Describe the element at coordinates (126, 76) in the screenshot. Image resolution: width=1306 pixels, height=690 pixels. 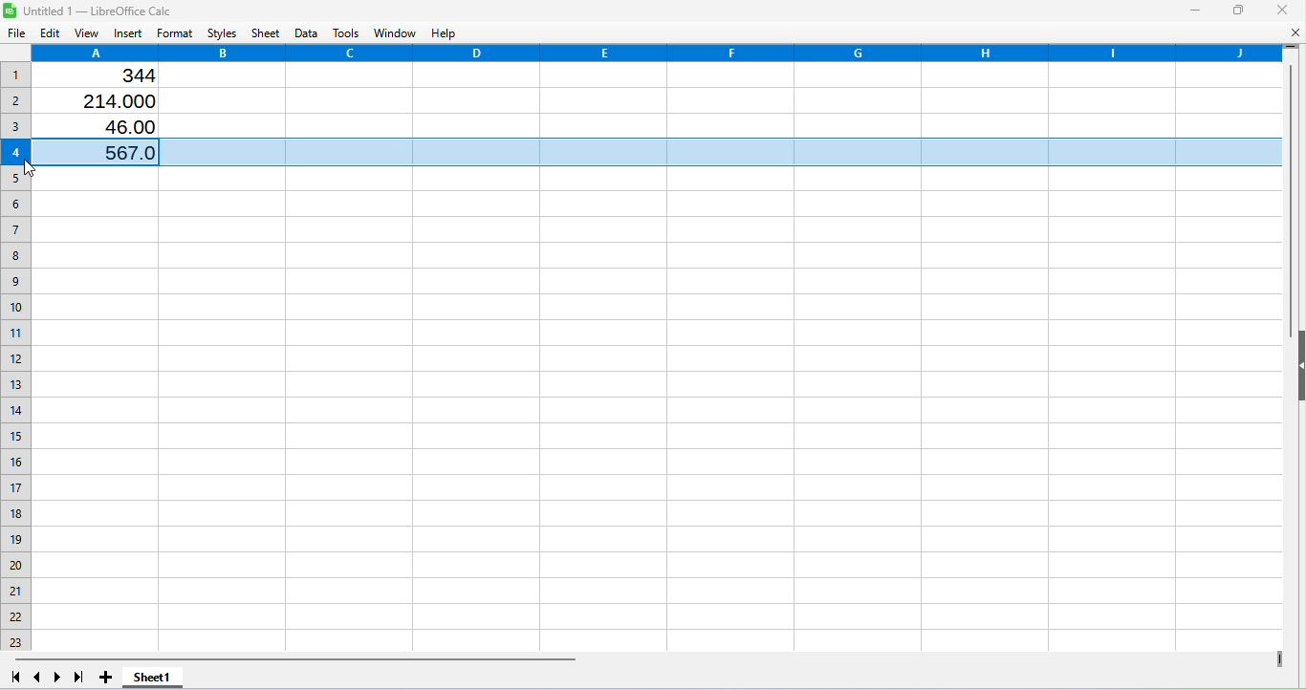
I see `344` at that location.